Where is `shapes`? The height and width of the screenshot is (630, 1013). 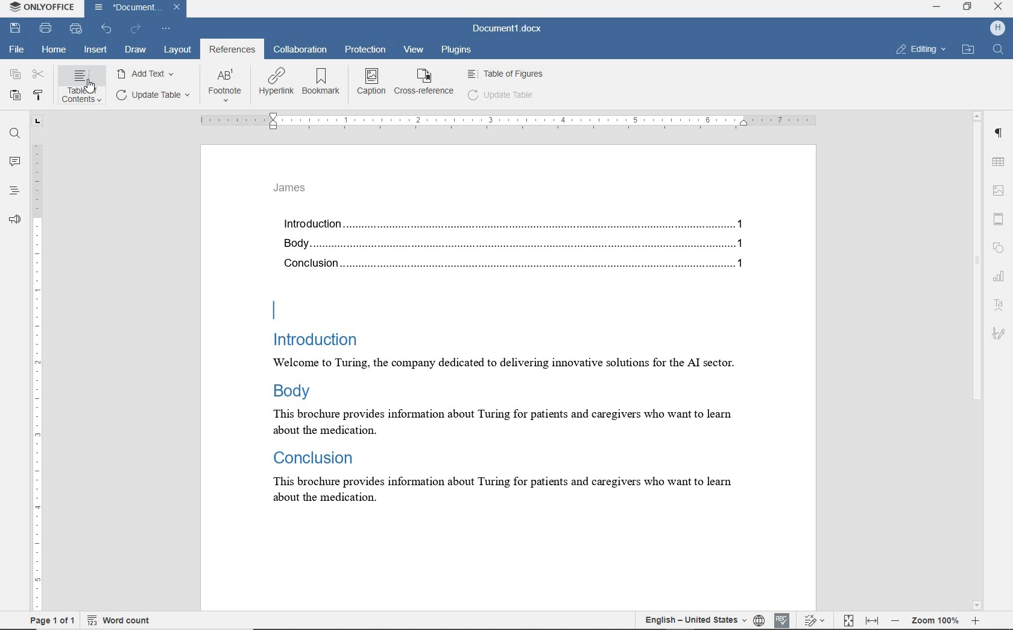
shapes is located at coordinates (999, 247).